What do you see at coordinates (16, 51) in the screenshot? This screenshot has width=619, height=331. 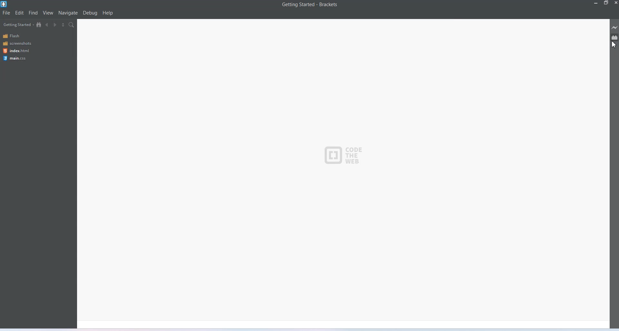 I see `index.html` at bounding box center [16, 51].